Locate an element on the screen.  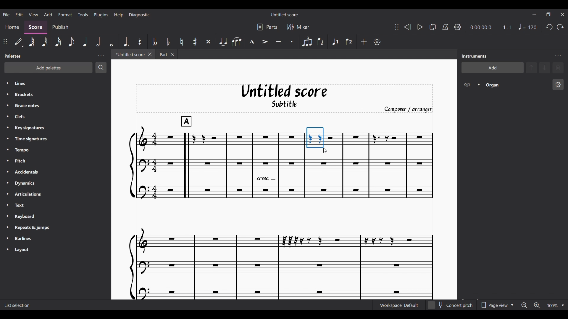
Accent is located at coordinates (265, 42).